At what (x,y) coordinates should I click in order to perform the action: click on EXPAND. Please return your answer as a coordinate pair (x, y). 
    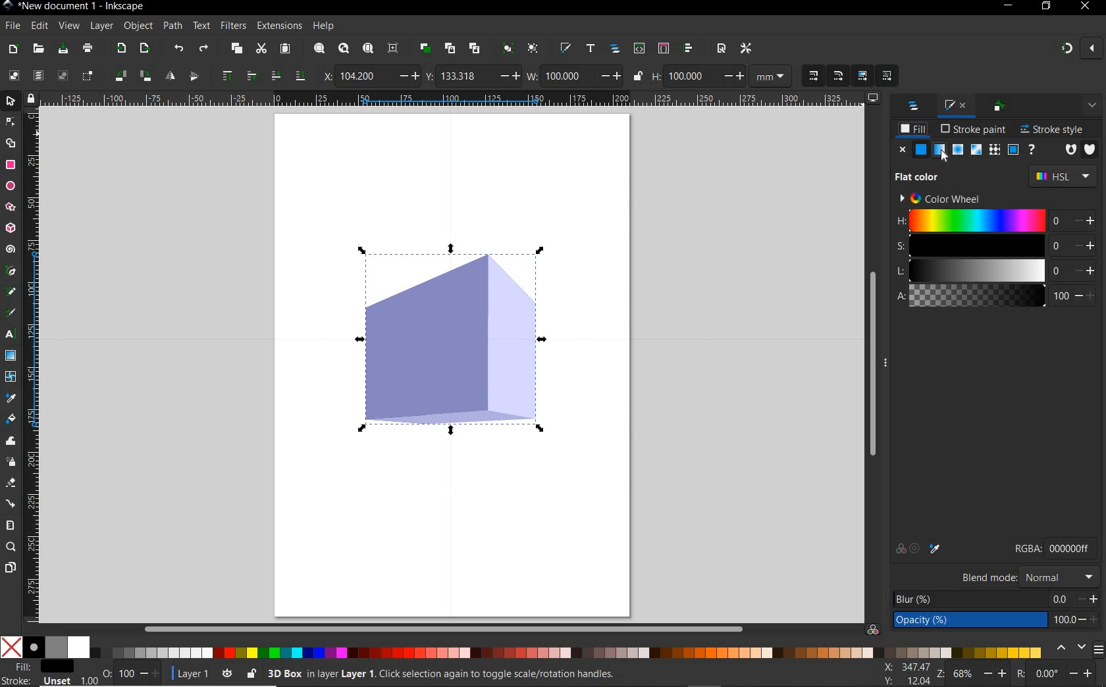
    Looking at the image, I should click on (1091, 105).